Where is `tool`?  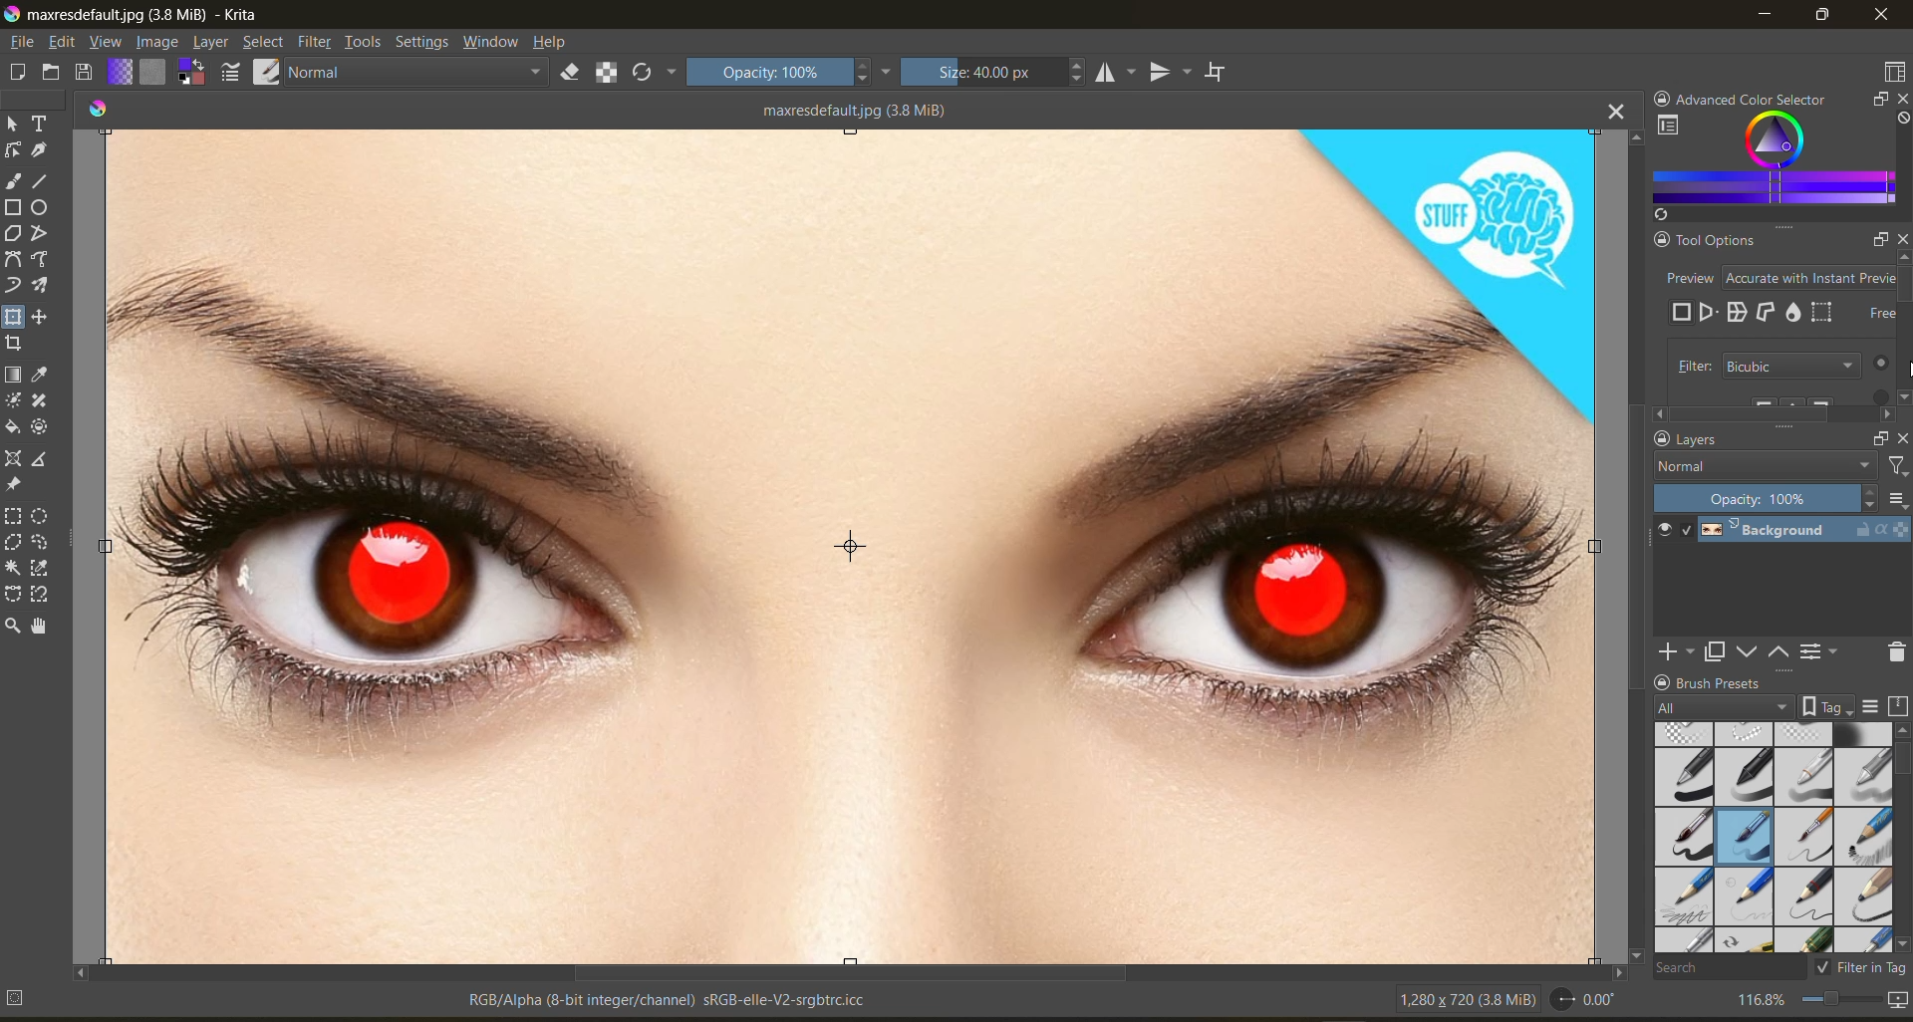 tool is located at coordinates (14, 316).